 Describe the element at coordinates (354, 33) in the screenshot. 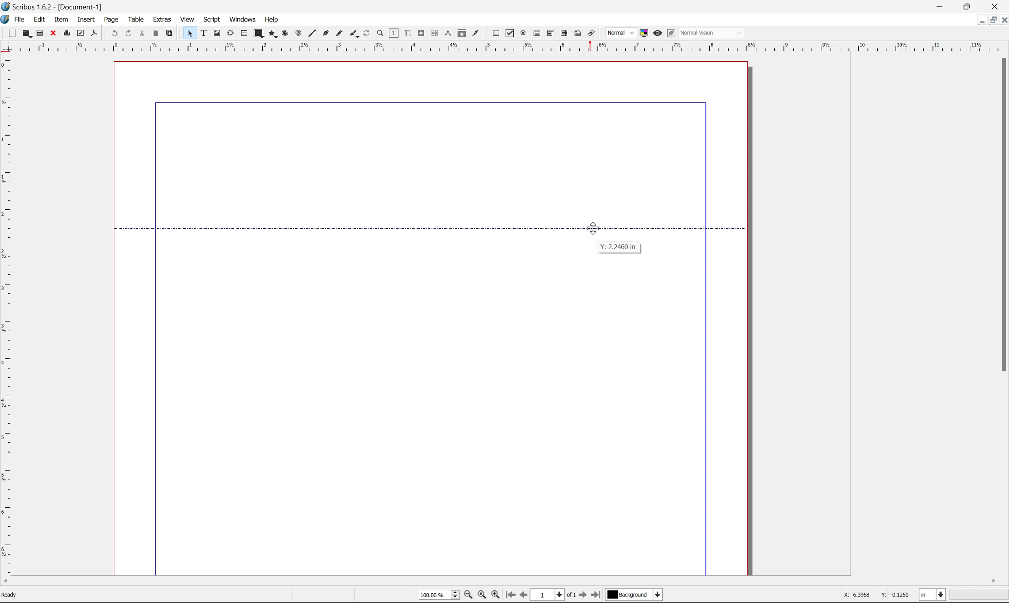

I see `calligraphic line` at that location.